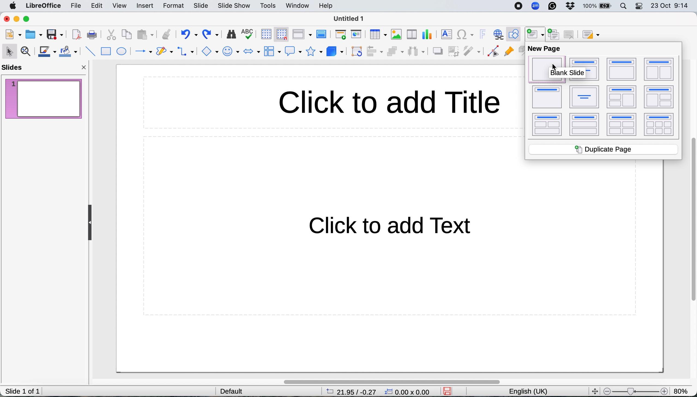  Describe the element at coordinates (585, 125) in the screenshot. I see `title content over content` at that location.